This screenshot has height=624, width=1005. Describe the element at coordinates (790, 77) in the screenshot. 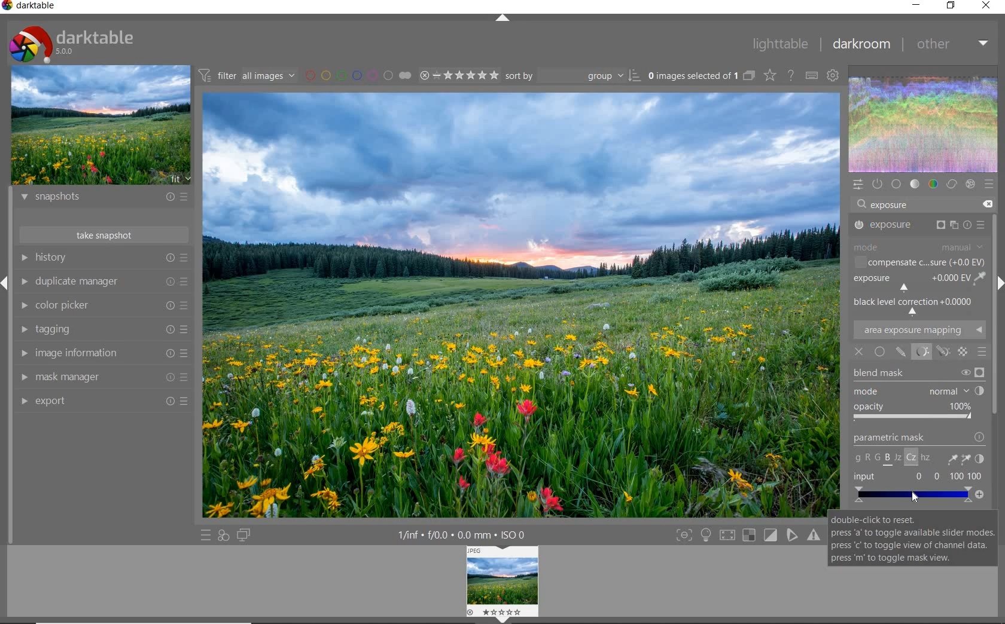

I see `enable online help` at that location.